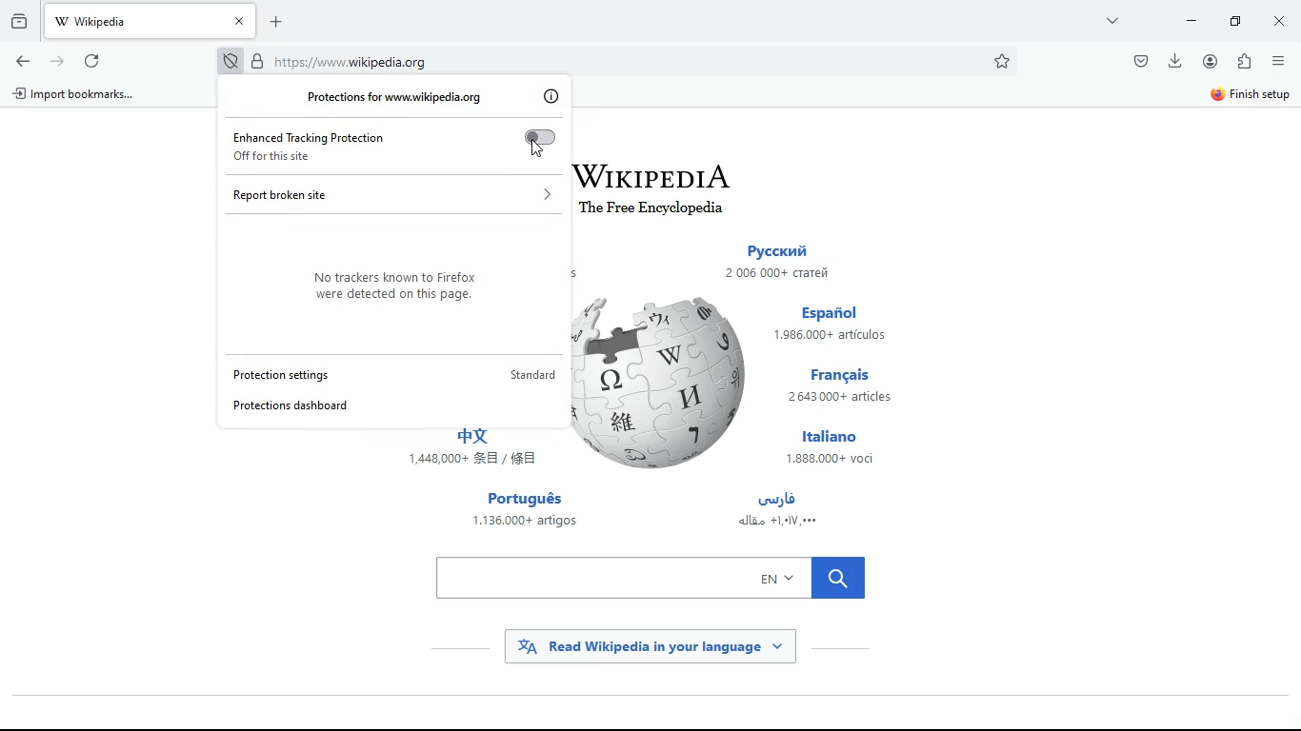 This screenshot has height=731, width=1301. What do you see at coordinates (21, 19) in the screenshot?
I see `hystoric` at bounding box center [21, 19].